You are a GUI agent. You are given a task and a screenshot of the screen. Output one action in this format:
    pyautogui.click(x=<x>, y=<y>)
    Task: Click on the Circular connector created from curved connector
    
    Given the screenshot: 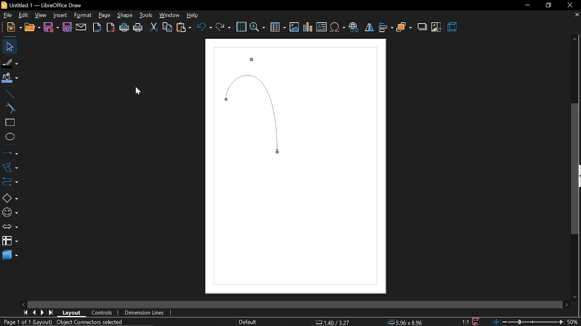 What is the action you would take?
    pyautogui.click(x=256, y=114)
    